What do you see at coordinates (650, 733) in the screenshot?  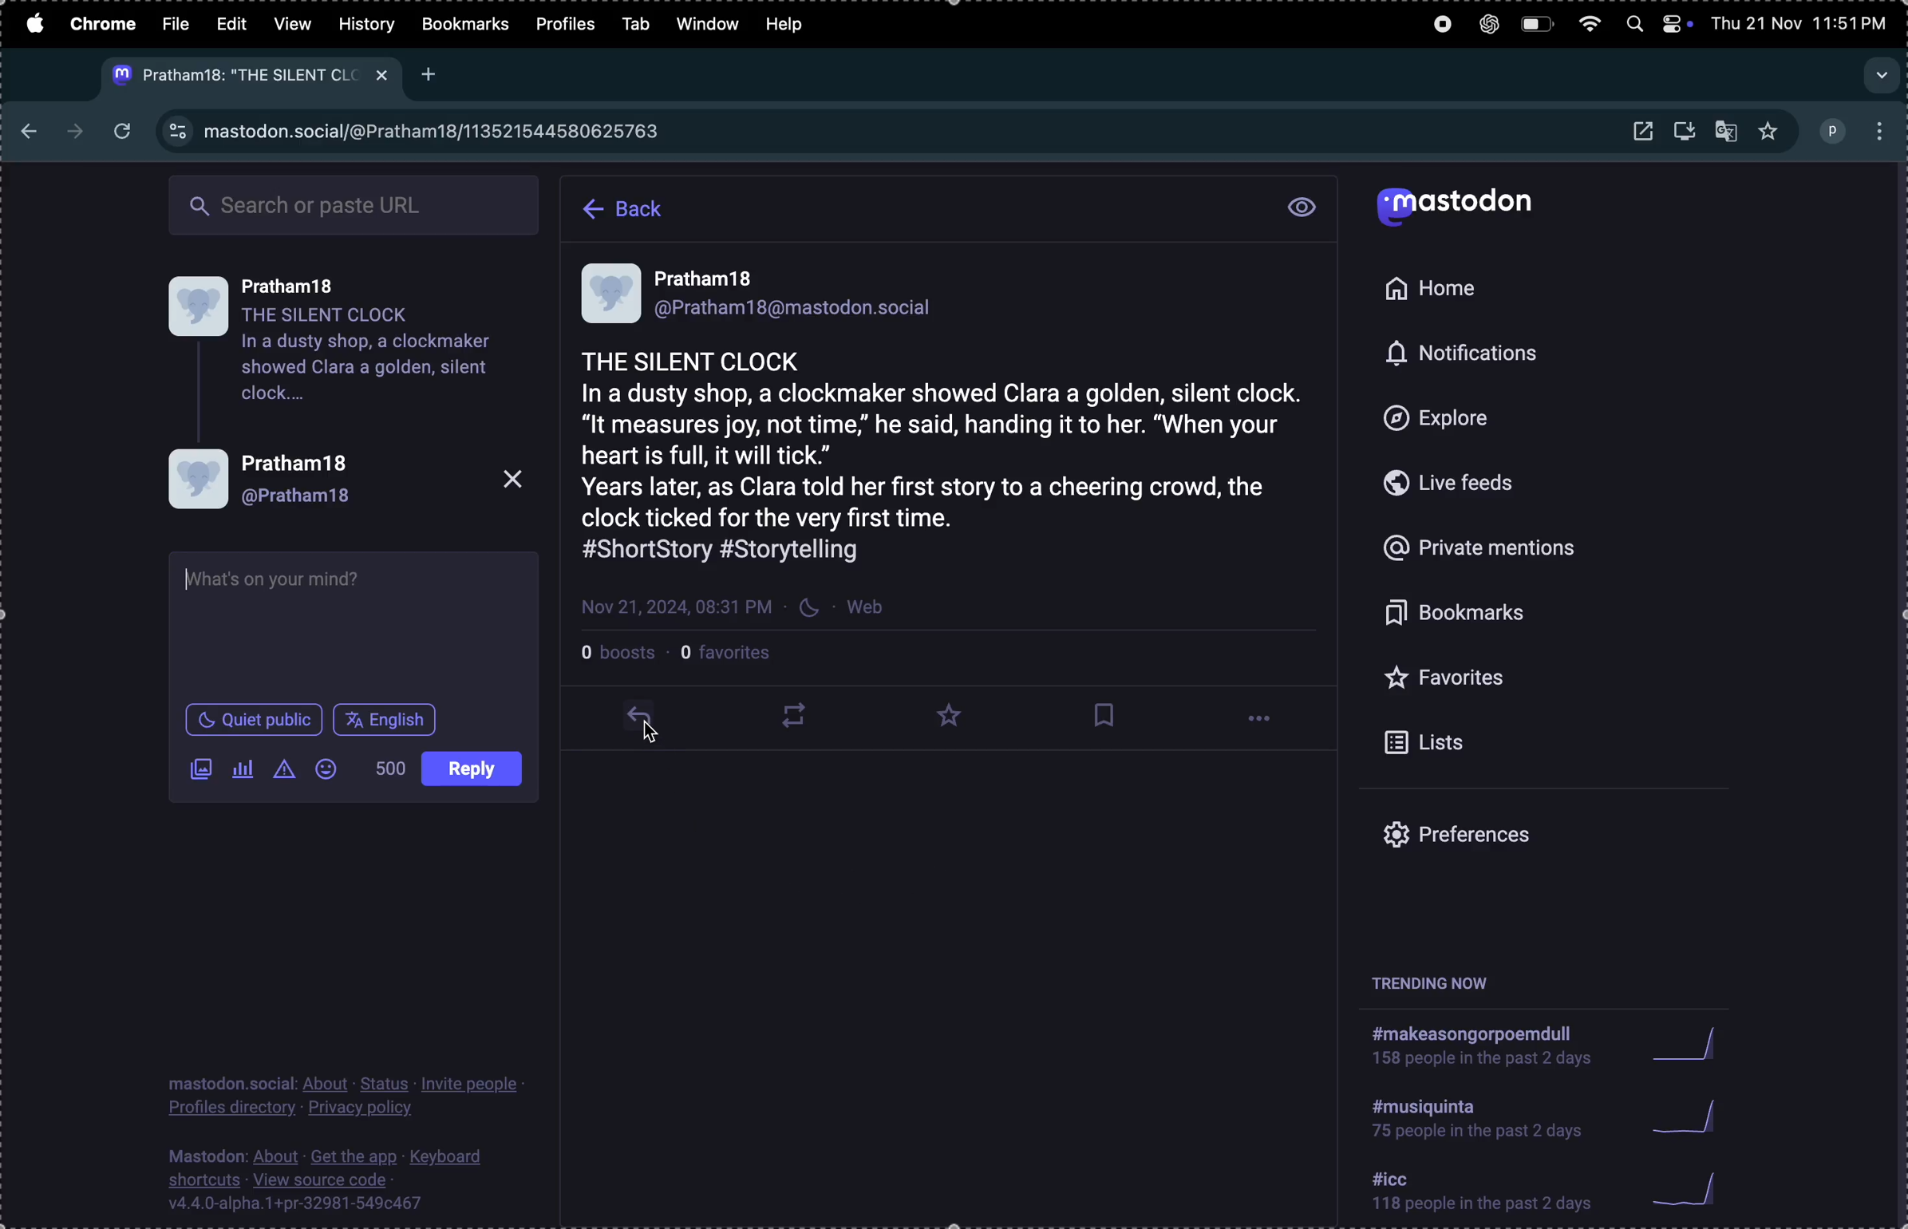 I see `cursor` at bounding box center [650, 733].